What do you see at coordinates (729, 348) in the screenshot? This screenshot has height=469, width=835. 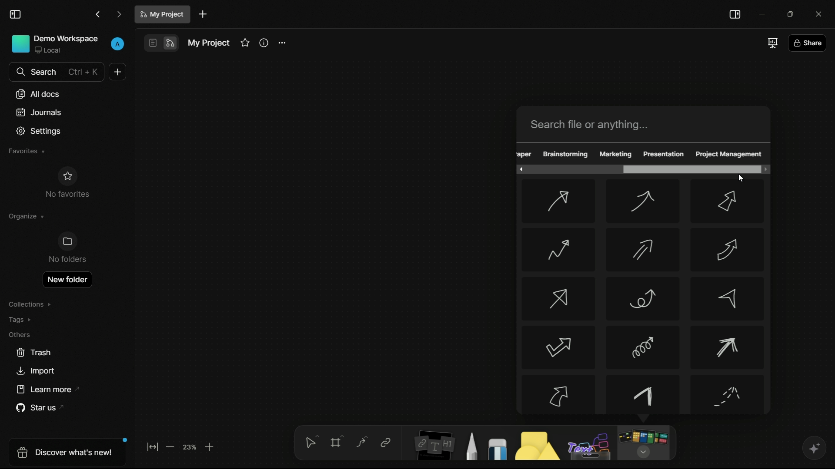 I see `arrow-12` at bounding box center [729, 348].